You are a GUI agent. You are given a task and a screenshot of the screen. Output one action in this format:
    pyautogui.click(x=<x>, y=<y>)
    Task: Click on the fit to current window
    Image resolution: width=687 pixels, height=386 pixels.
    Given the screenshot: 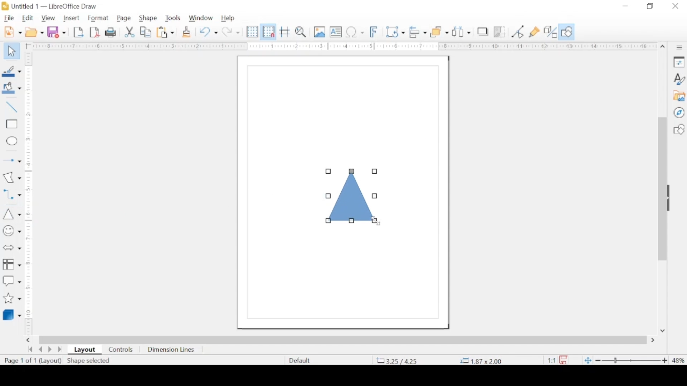 What is the action you would take?
    pyautogui.click(x=587, y=361)
    